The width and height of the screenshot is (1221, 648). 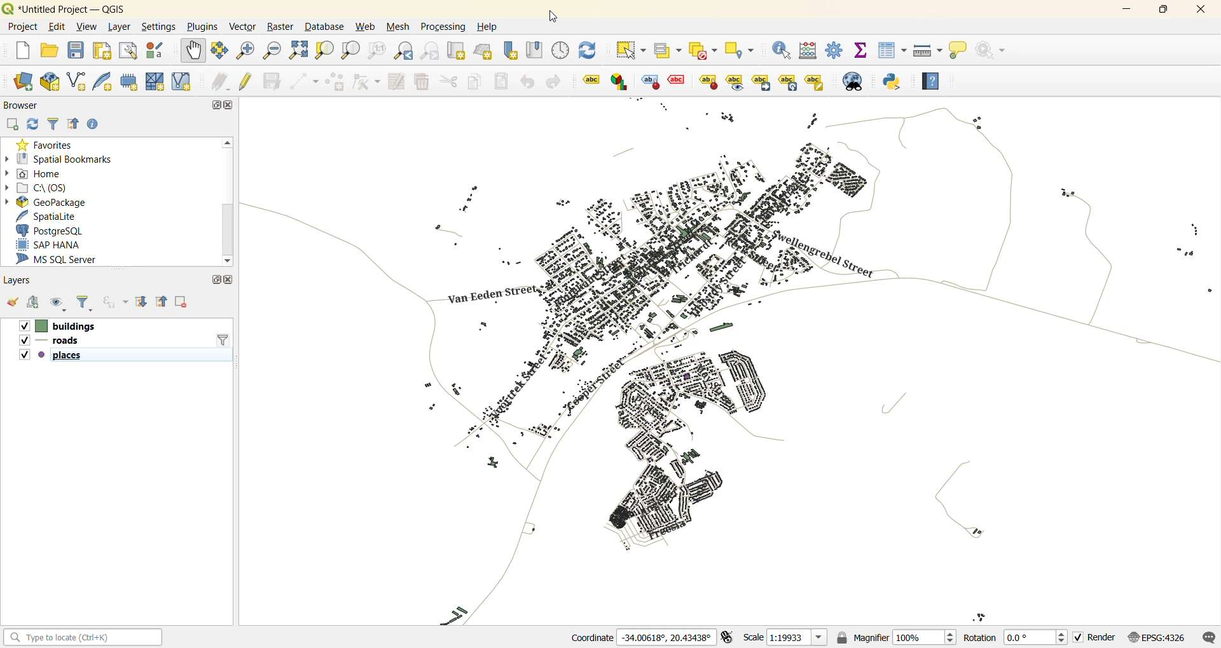 I want to click on spatial bookmarks, so click(x=60, y=159).